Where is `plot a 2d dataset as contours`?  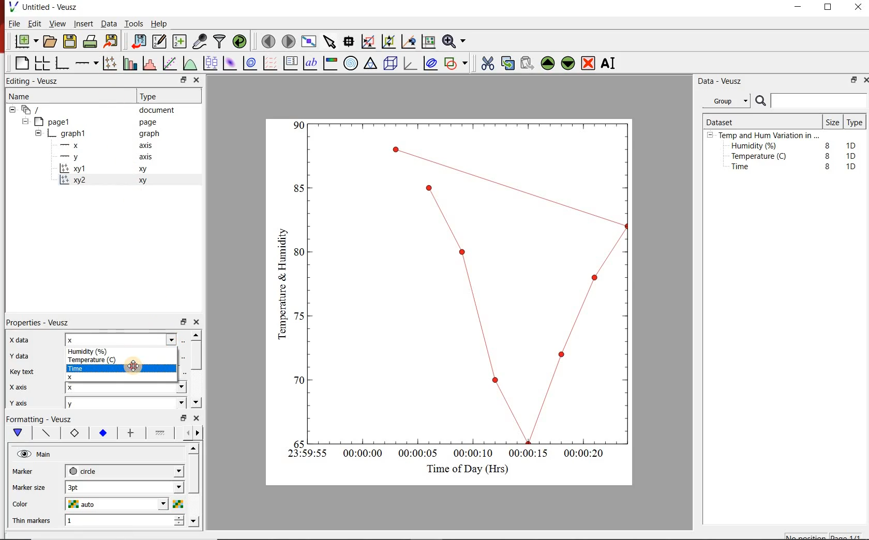 plot a 2d dataset as contours is located at coordinates (252, 64).